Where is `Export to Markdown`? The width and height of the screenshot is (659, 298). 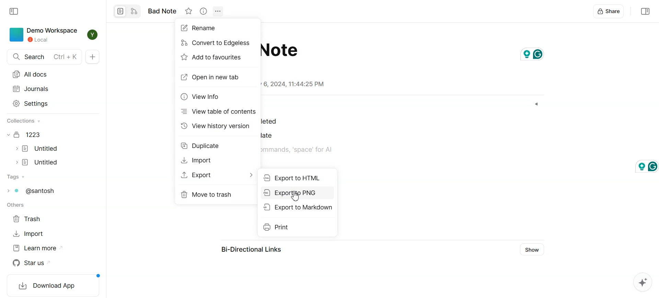
Export to Markdown is located at coordinates (297, 207).